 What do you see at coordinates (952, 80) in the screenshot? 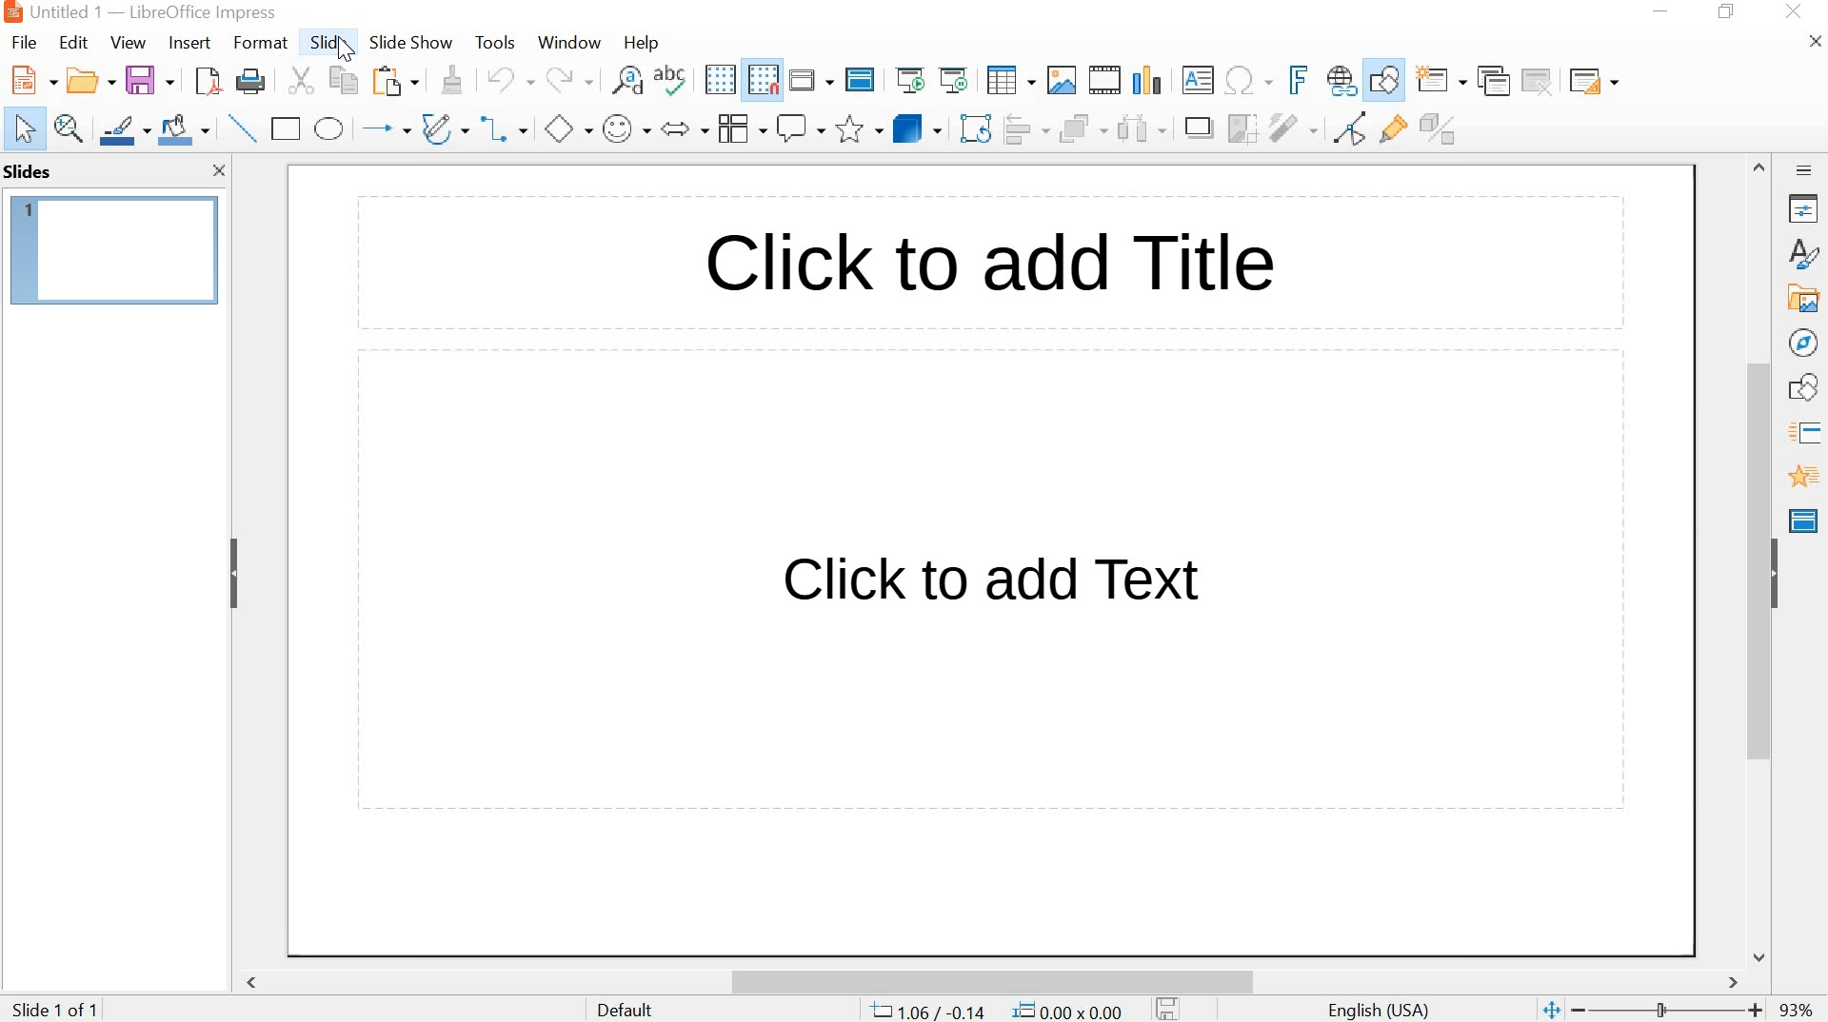
I see `Start from current slide` at bounding box center [952, 80].